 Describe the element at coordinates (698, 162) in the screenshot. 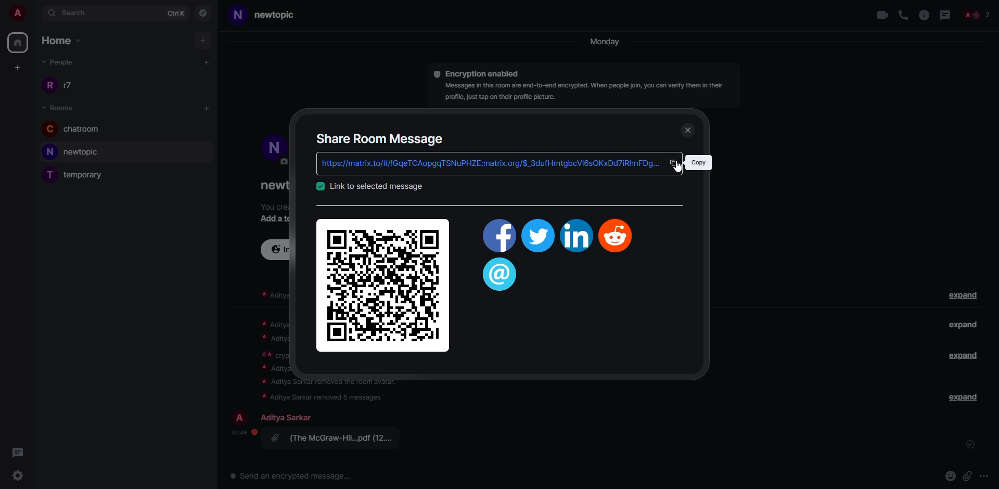

I see `copy` at that location.